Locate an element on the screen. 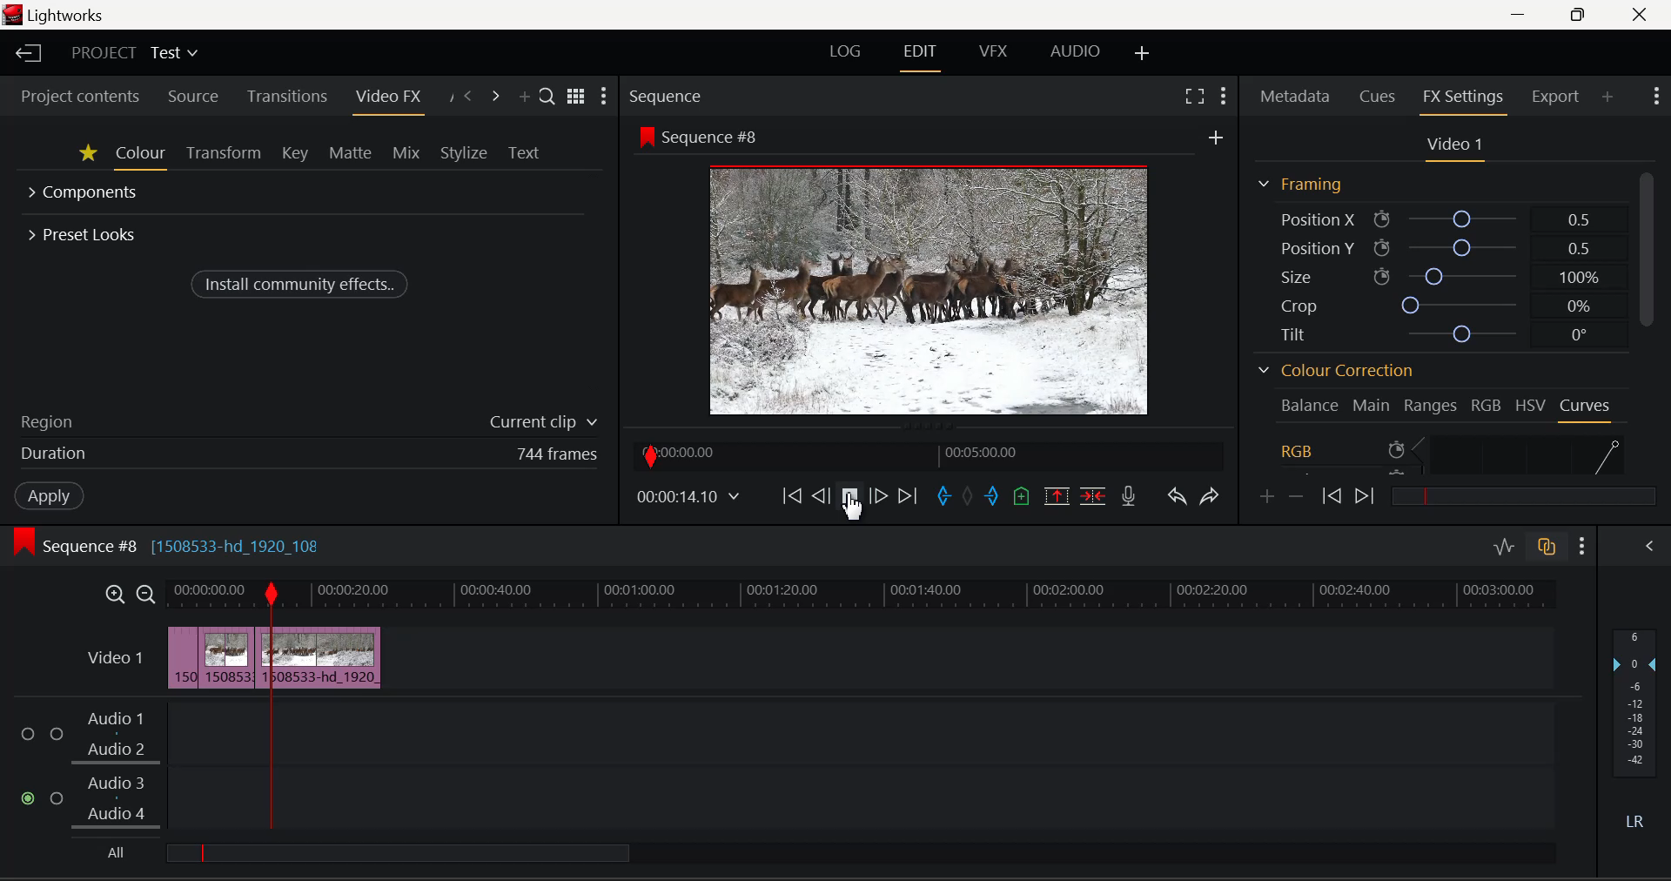 Image resolution: width=1671 pixels, height=881 pixels. Position X is located at coordinates (1433, 219).